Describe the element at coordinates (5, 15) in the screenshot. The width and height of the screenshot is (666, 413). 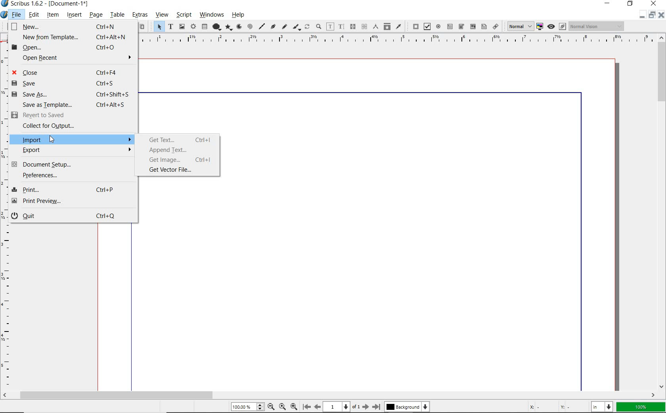
I see `system icon` at that location.